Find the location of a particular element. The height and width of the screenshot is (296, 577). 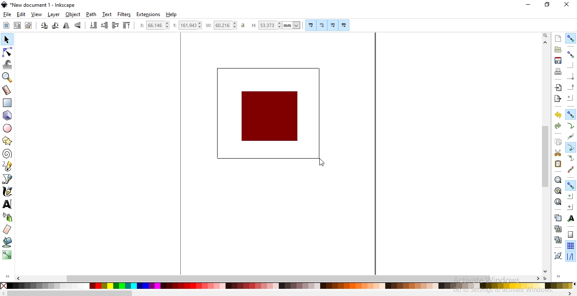

create duplicate is located at coordinates (558, 217).